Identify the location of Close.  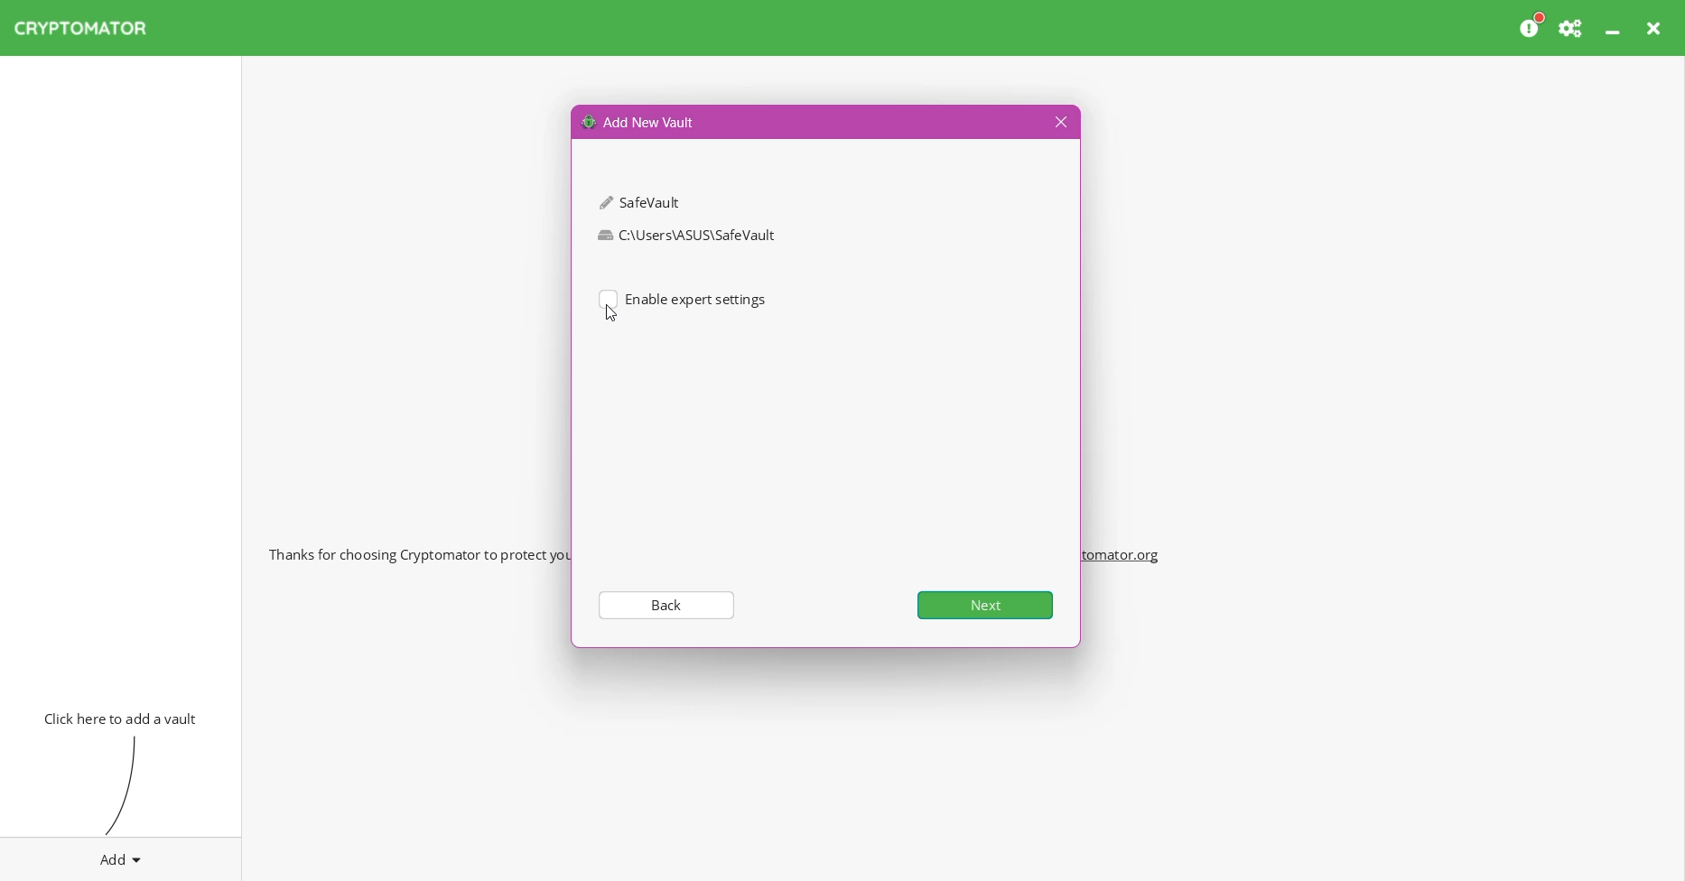
(1058, 123).